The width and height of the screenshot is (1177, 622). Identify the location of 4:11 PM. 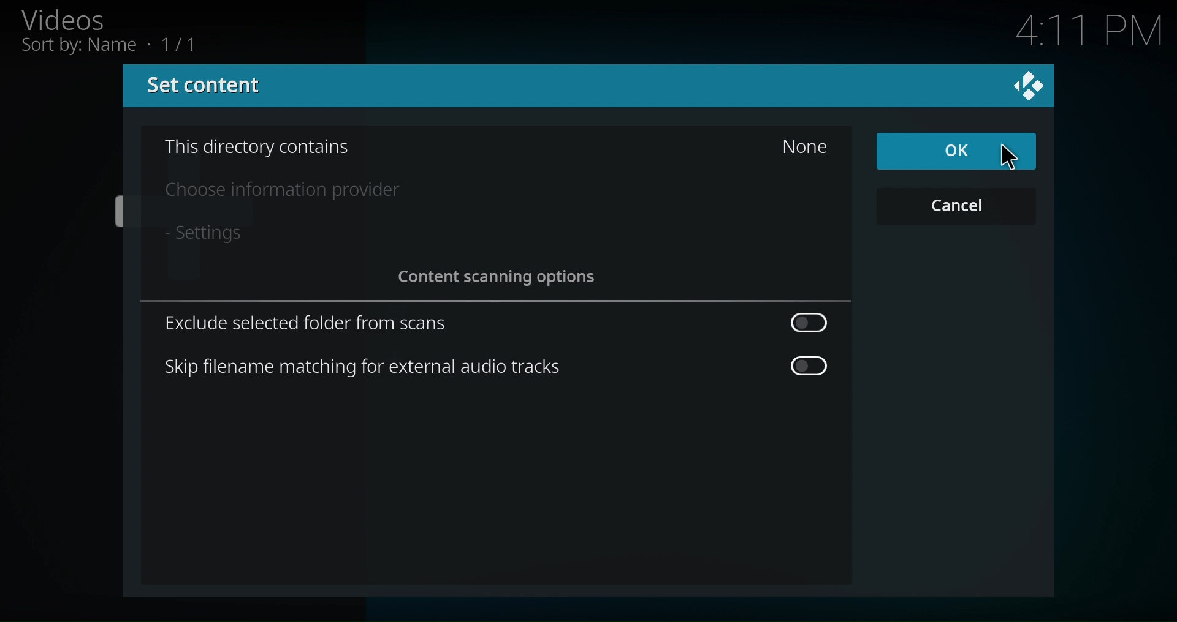
(1081, 31).